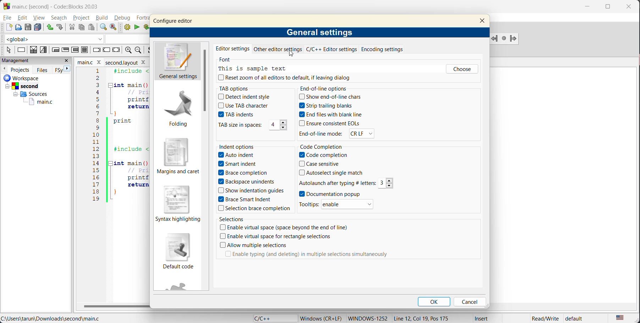 This screenshot has width=640, height=323. I want to click on Enable typing (and deleting) in multiple selections simultaneously, so click(309, 256).